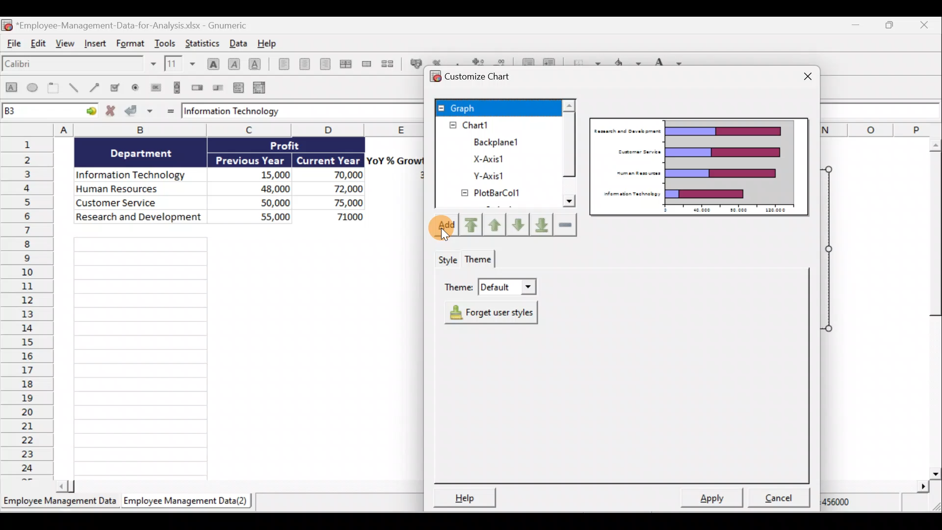 Image resolution: width=942 pixels, height=530 pixels. What do you see at coordinates (711, 499) in the screenshot?
I see `Apply` at bounding box center [711, 499].